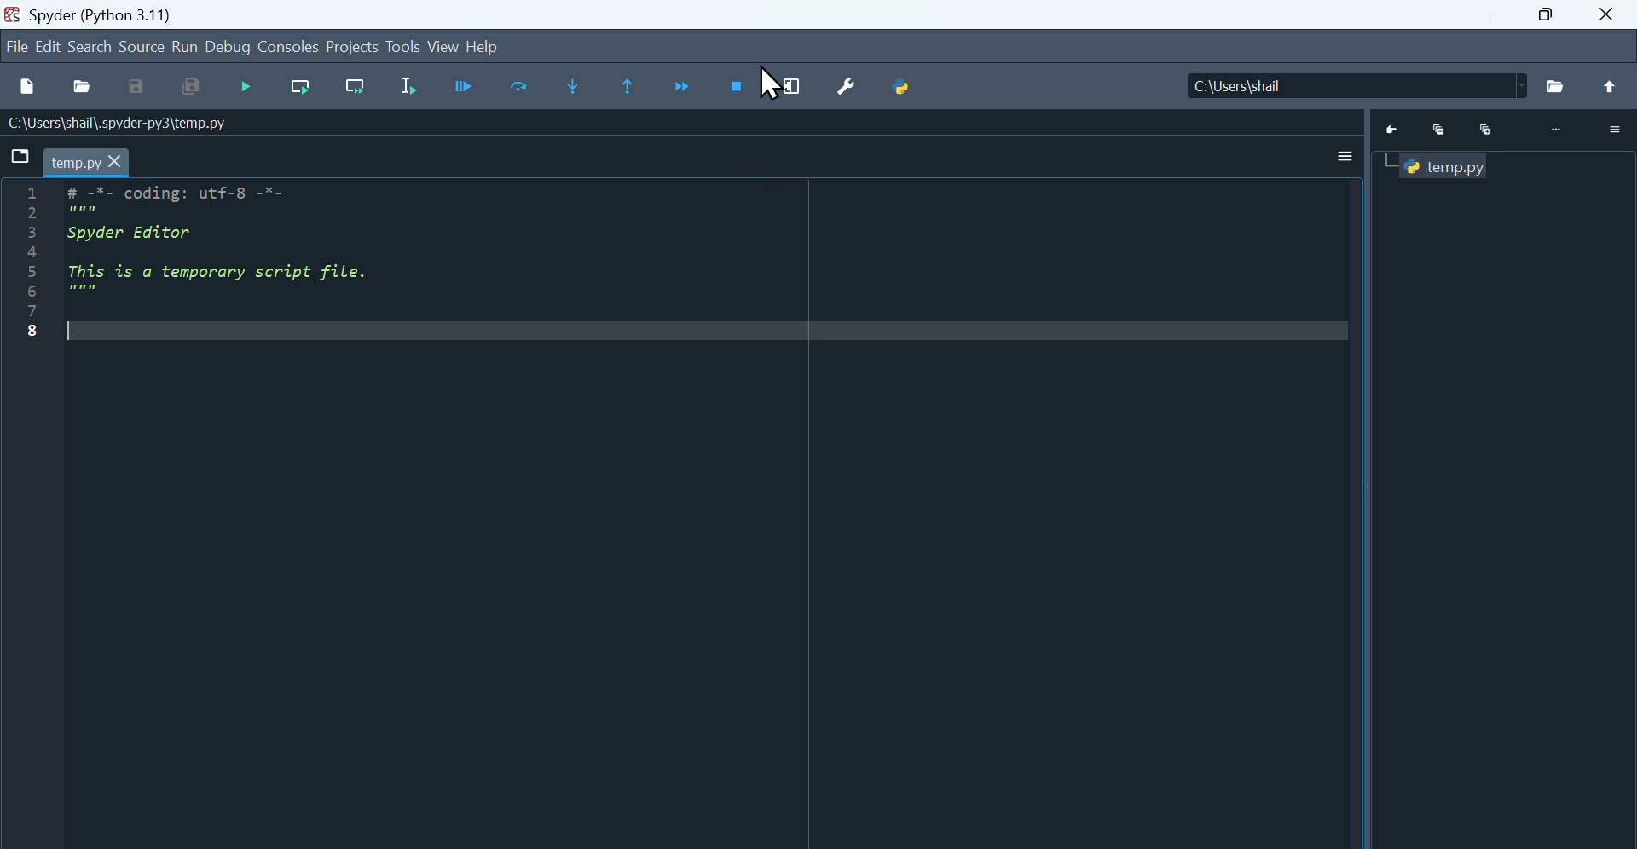 This screenshot has width=1637, height=849. Describe the element at coordinates (443, 46) in the screenshot. I see `view` at that location.